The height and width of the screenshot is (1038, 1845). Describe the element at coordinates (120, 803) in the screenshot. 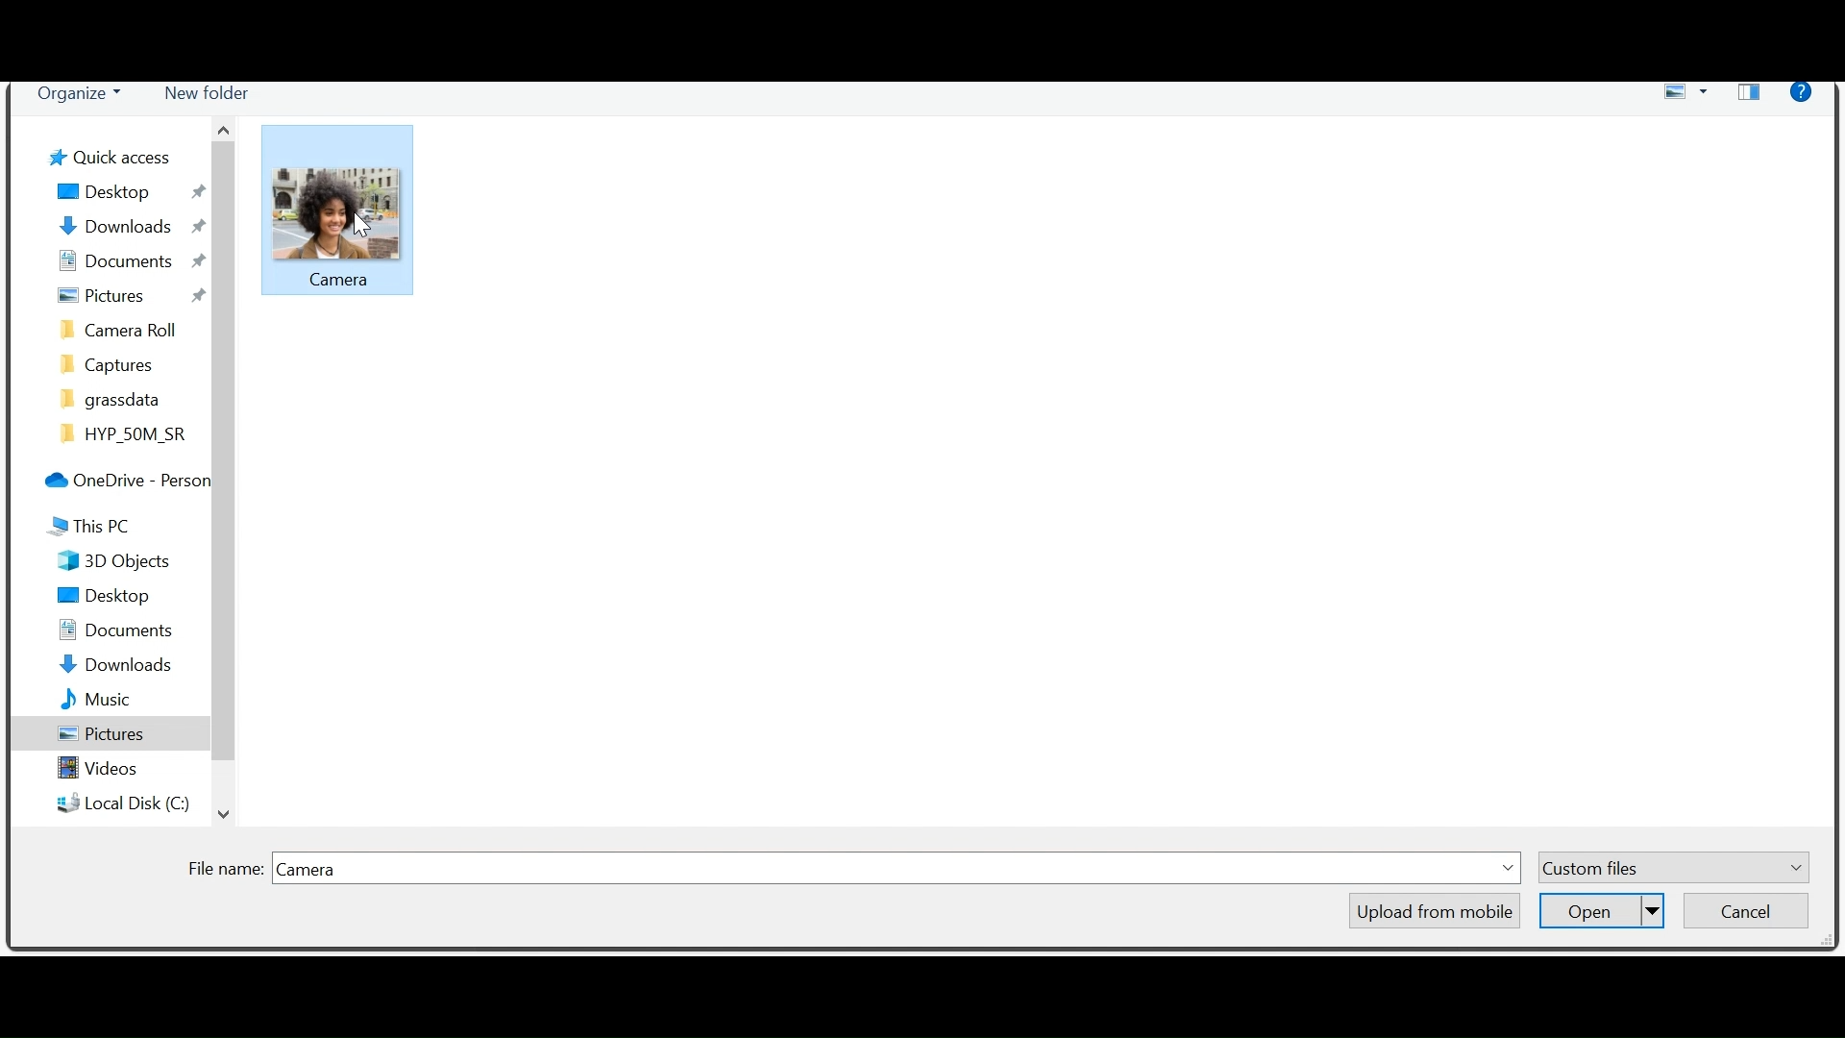

I see `Local Disk (C)` at that location.